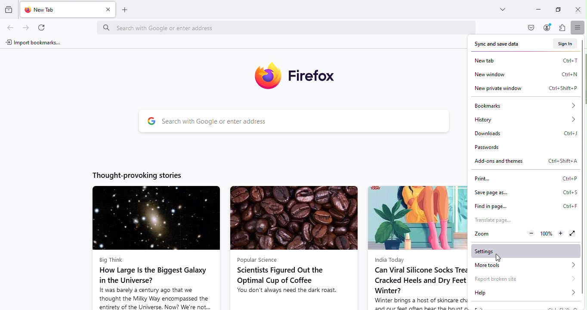 This screenshot has width=587, height=310. I want to click on Sync and save data, so click(493, 44).